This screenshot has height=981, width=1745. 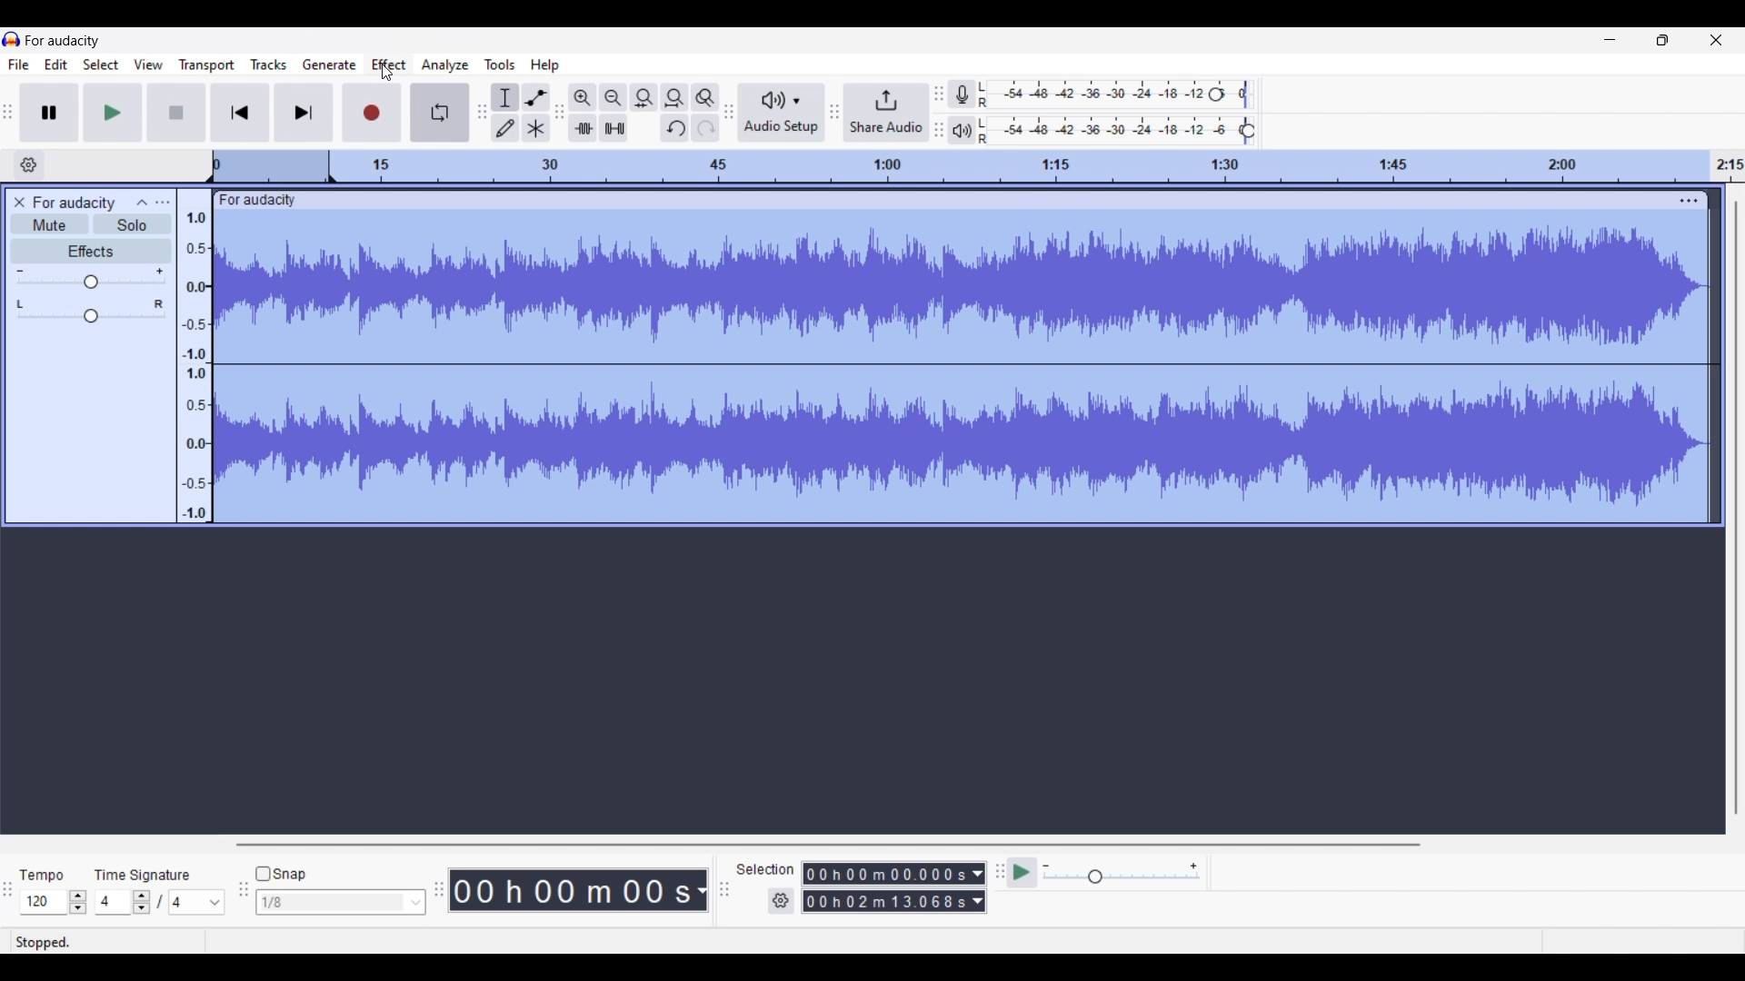 I want to click on Zoom in, so click(x=583, y=97).